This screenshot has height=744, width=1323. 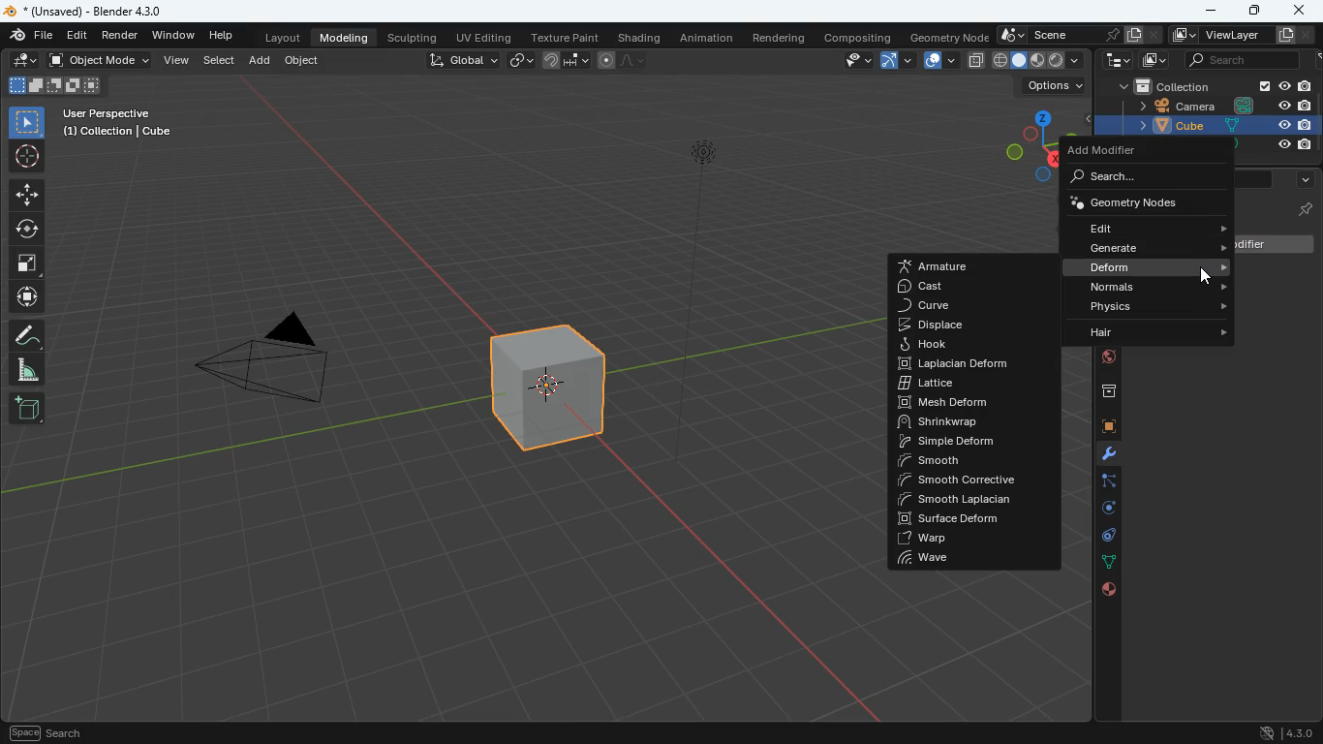 What do you see at coordinates (1255, 12) in the screenshot?
I see `maximize` at bounding box center [1255, 12].